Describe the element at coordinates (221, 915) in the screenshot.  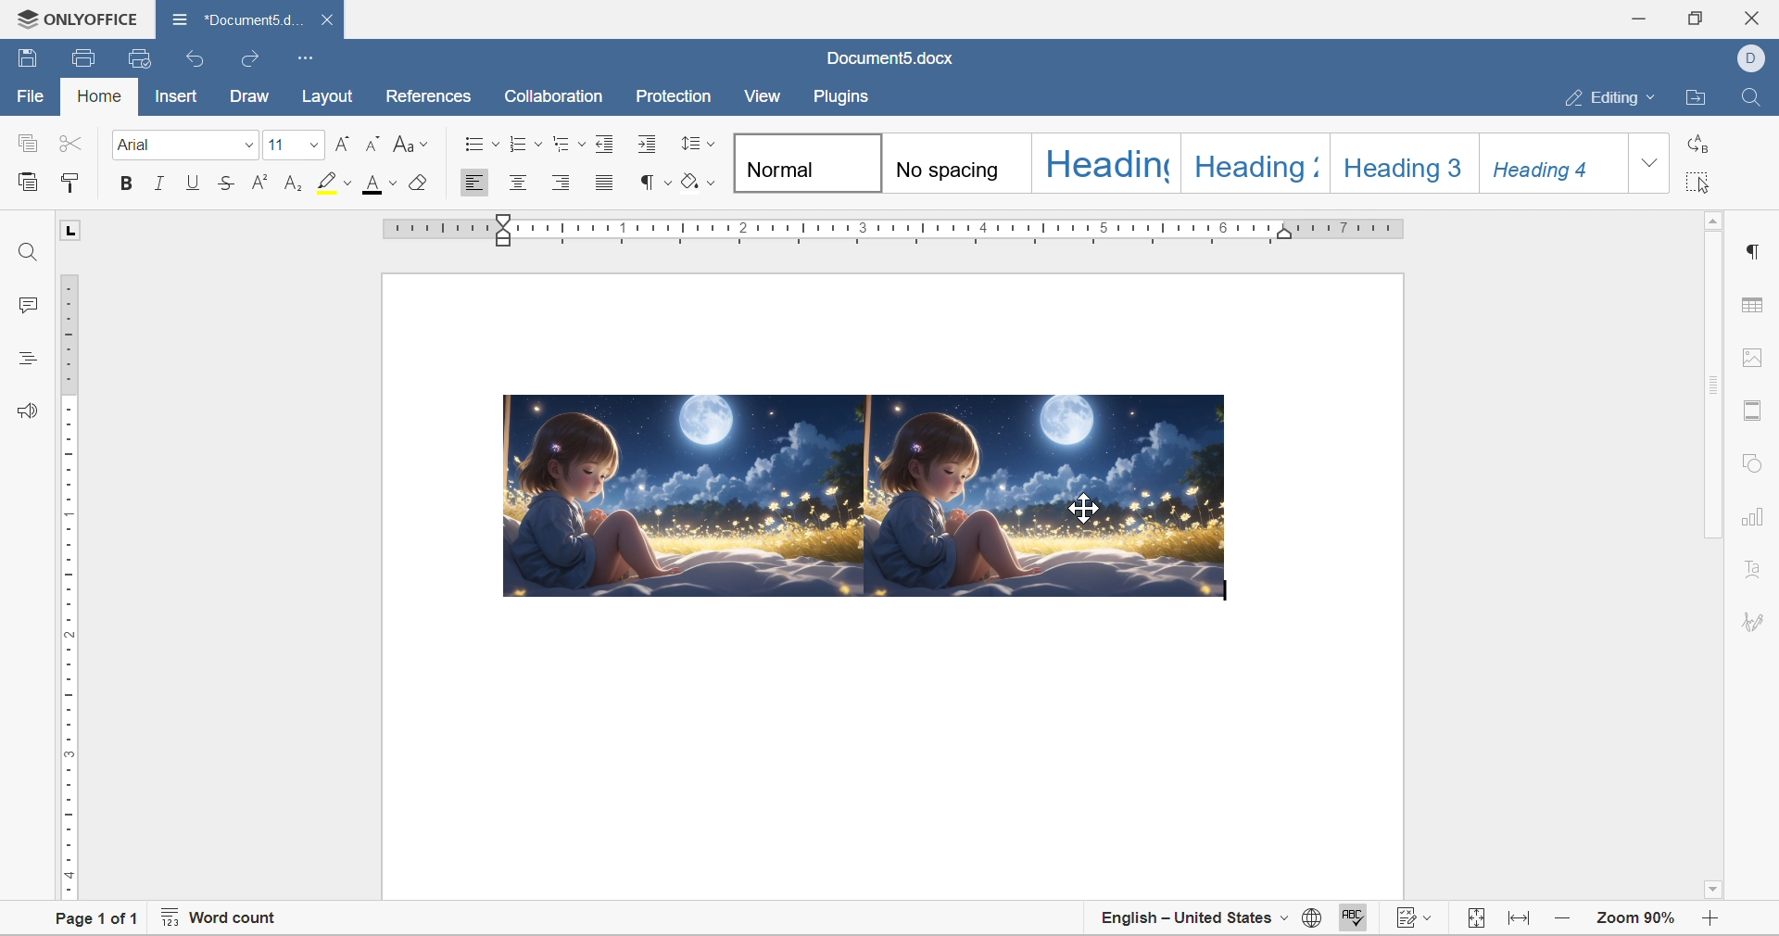
I see `word count` at that location.